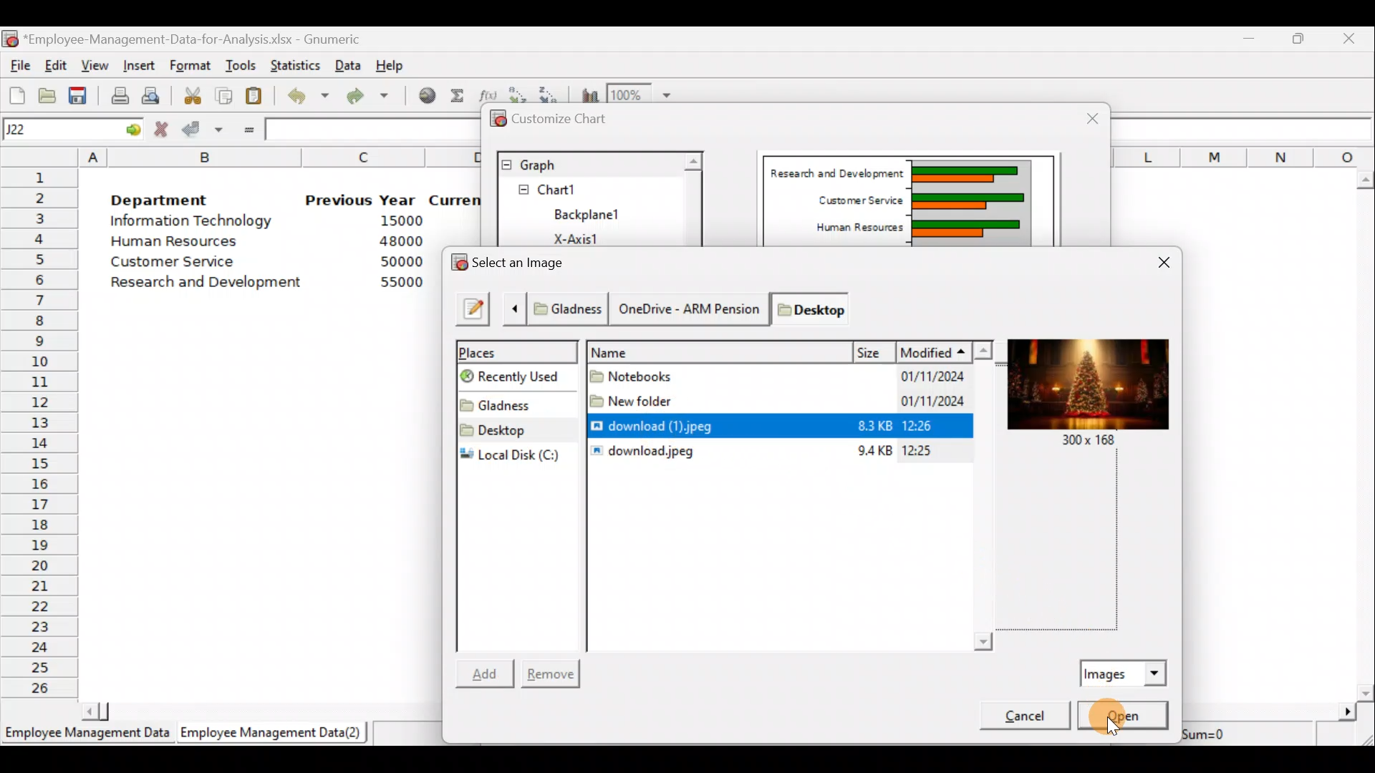 The width and height of the screenshot is (1375, 773). Describe the element at coordinates (488, 671) in the screenshot. I see `Add` at that location.